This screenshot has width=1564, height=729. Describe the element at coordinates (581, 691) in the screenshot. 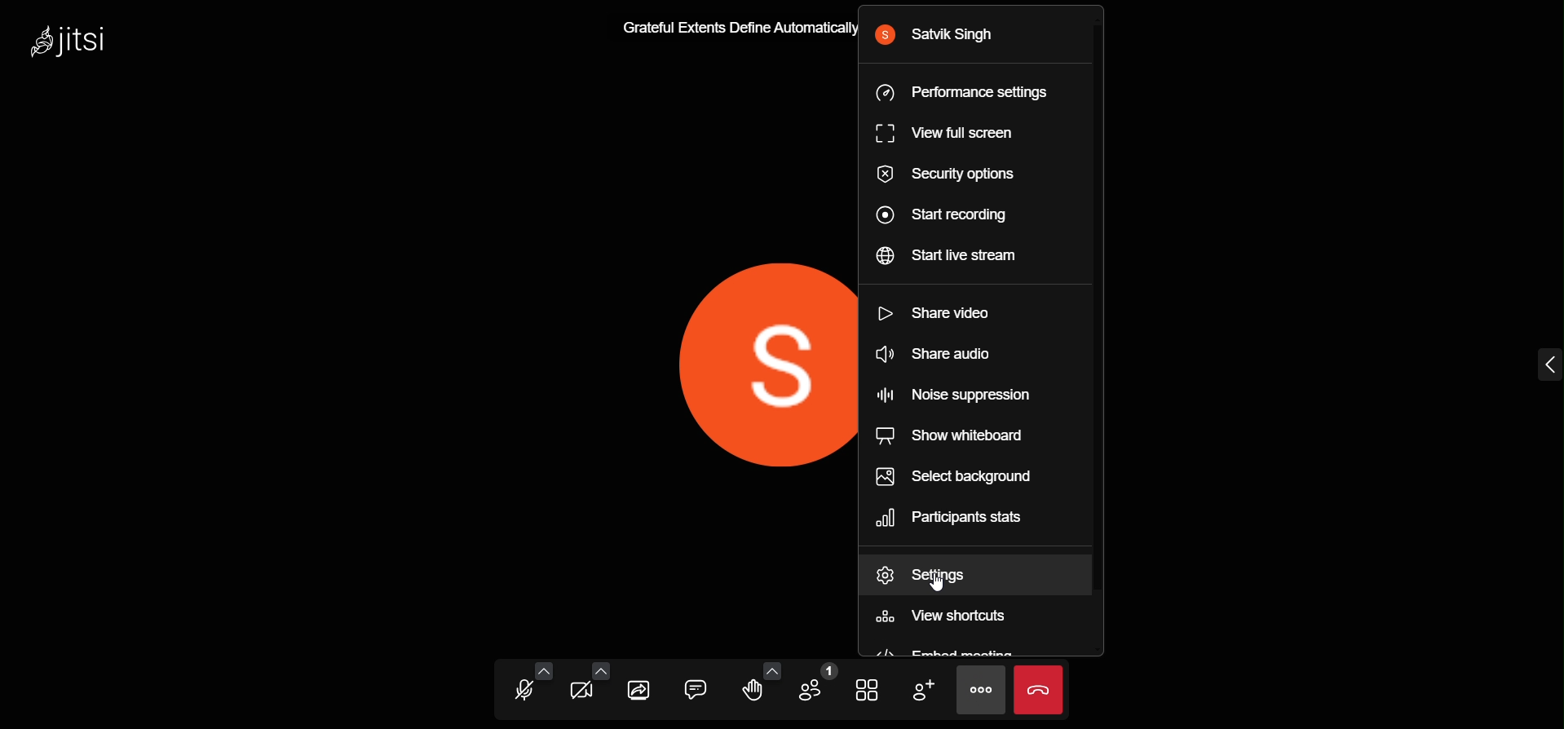

I see `video` at that location.